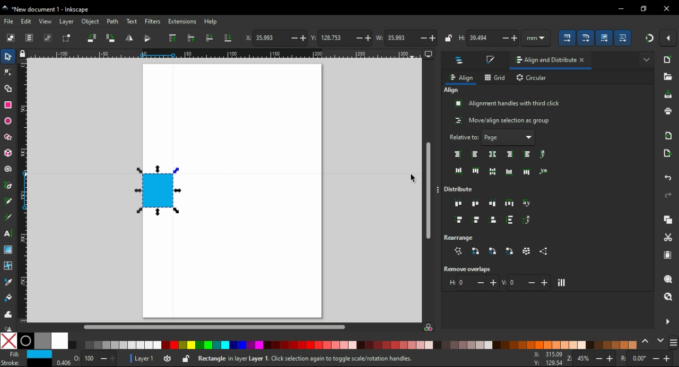 The width and height of the screenshot is (679, 367). Describe the element at coordinates (667, 178) in the screenshot. I see `undo` at that location.